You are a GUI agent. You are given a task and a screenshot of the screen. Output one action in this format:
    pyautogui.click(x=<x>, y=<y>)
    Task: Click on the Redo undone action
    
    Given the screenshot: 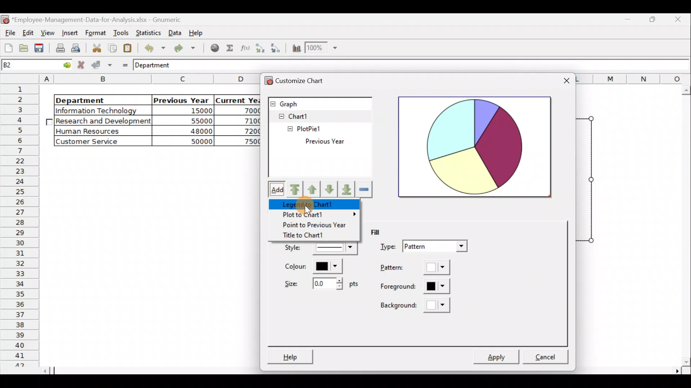 What is the action you would take?
    pyautogui.click(x=187, y=48)
    